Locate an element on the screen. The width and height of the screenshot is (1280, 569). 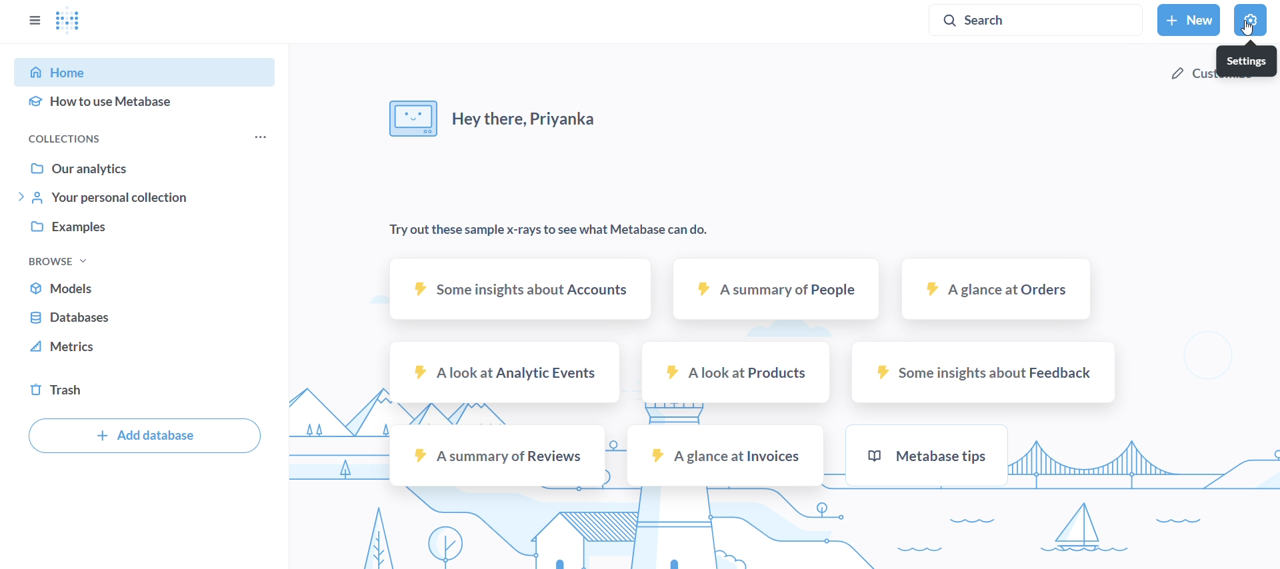
how to use metabase is located at coordinates (147, 104).